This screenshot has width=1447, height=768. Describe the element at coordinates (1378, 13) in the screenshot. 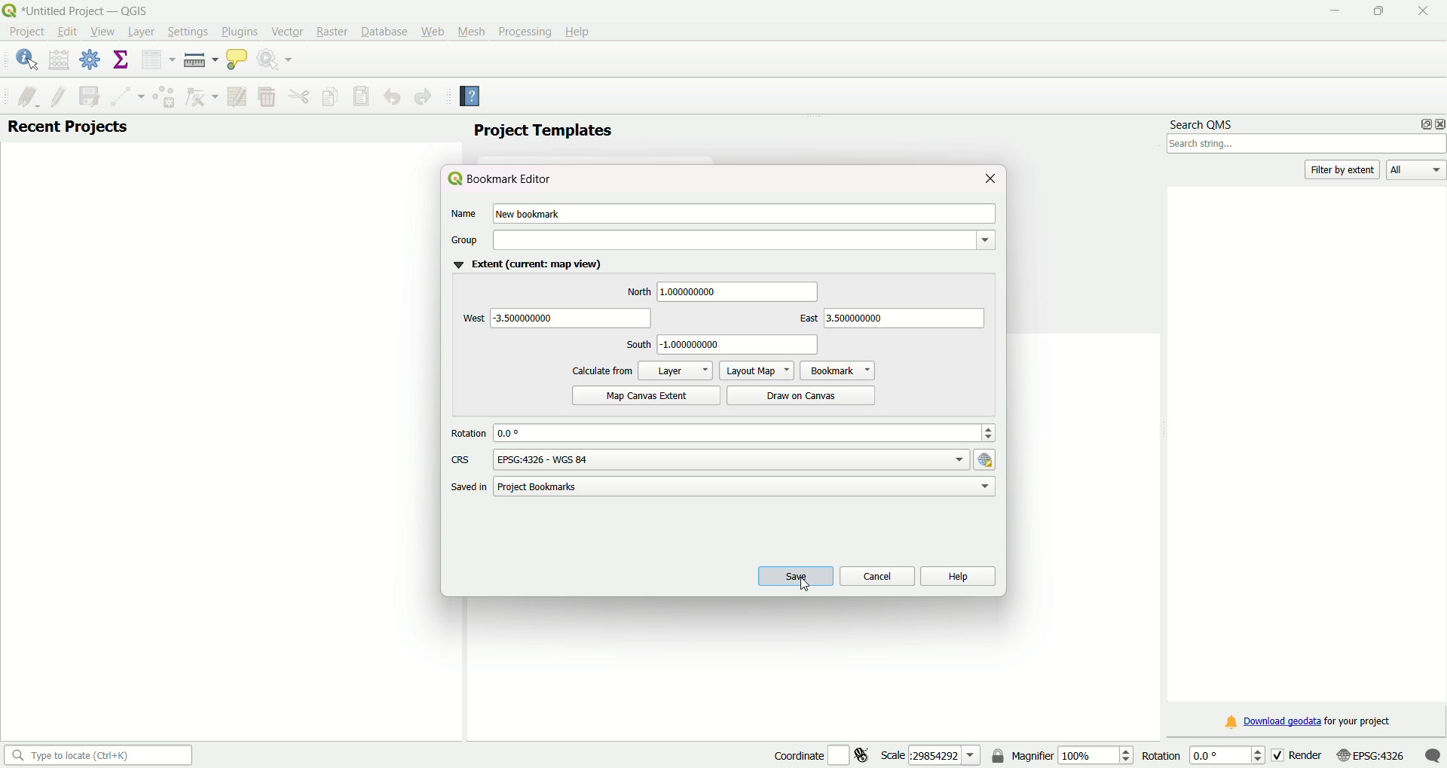

I see `Maximize` at that location.